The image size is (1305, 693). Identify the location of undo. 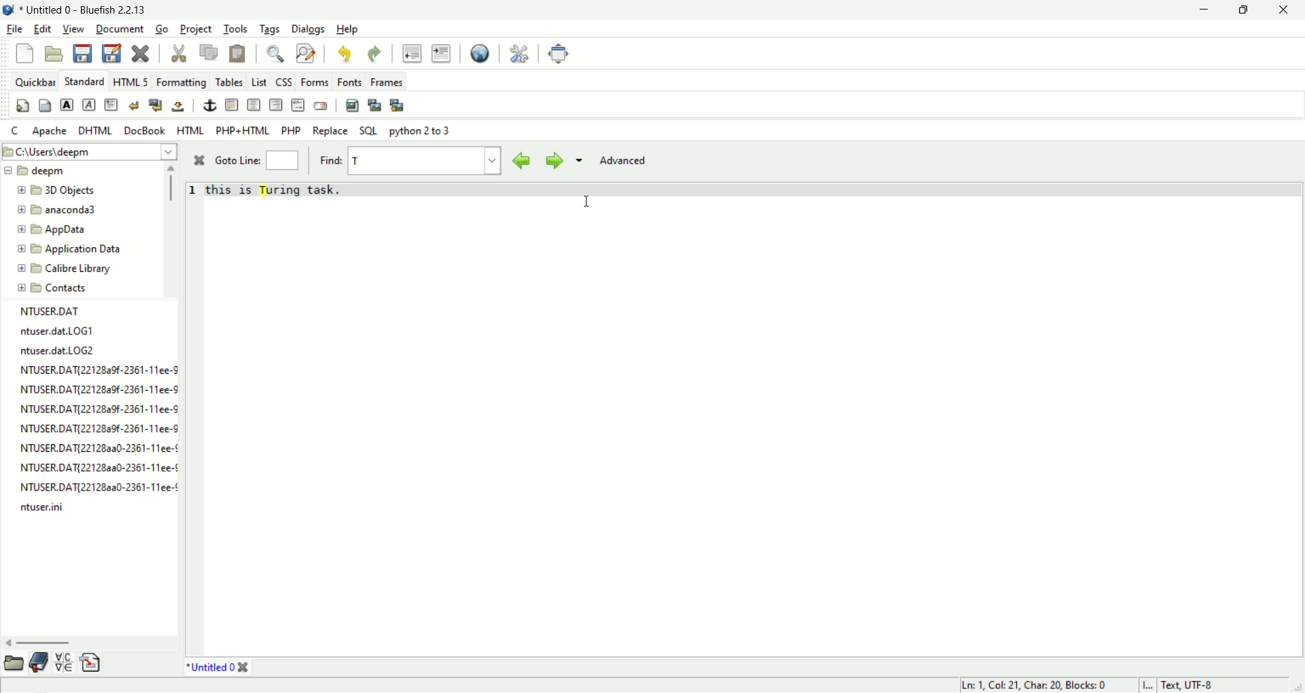
(343, 55).